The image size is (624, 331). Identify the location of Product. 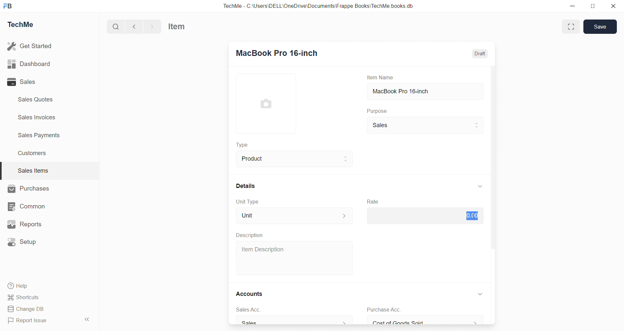
(294, 159).